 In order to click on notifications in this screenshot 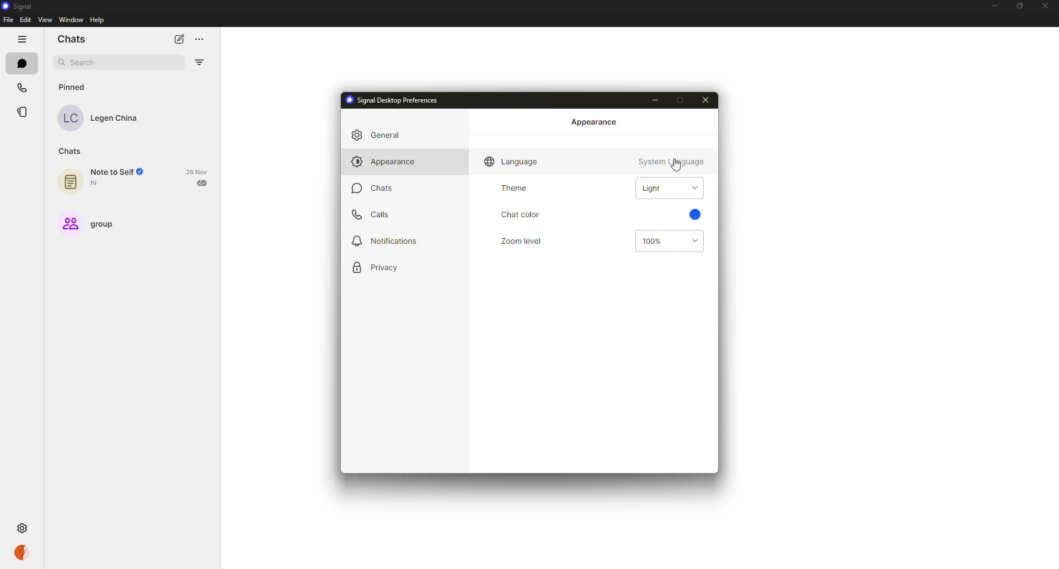, I will do `click(386, 240)`.